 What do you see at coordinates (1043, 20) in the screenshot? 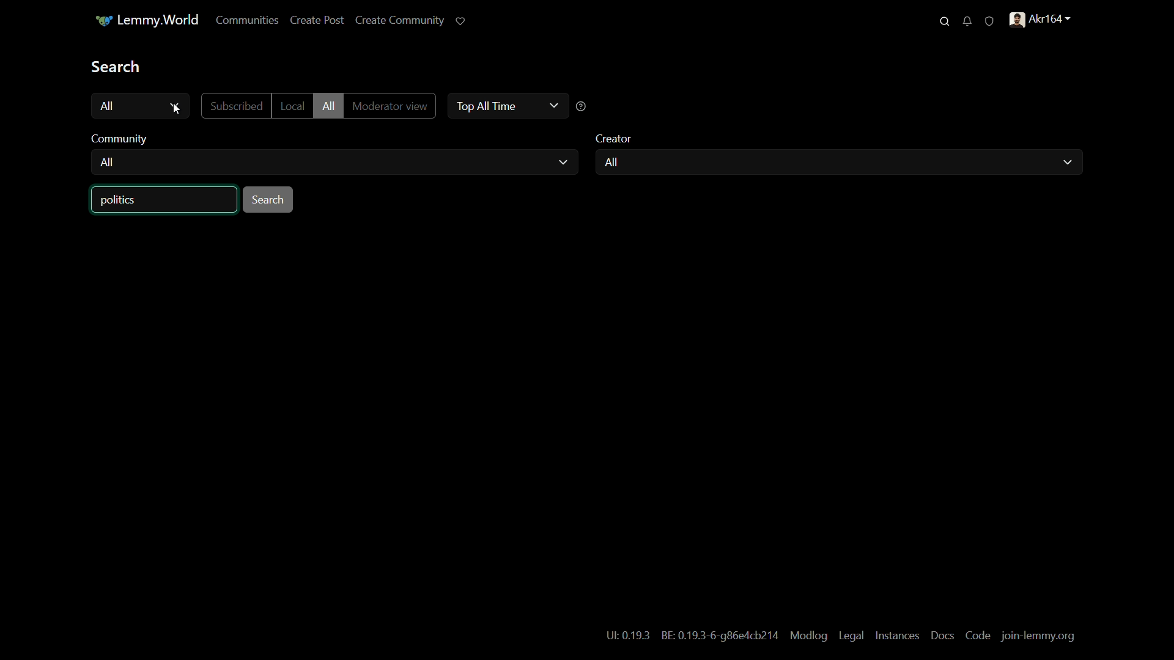
I see `profile` at bounding box center [1043, 20].